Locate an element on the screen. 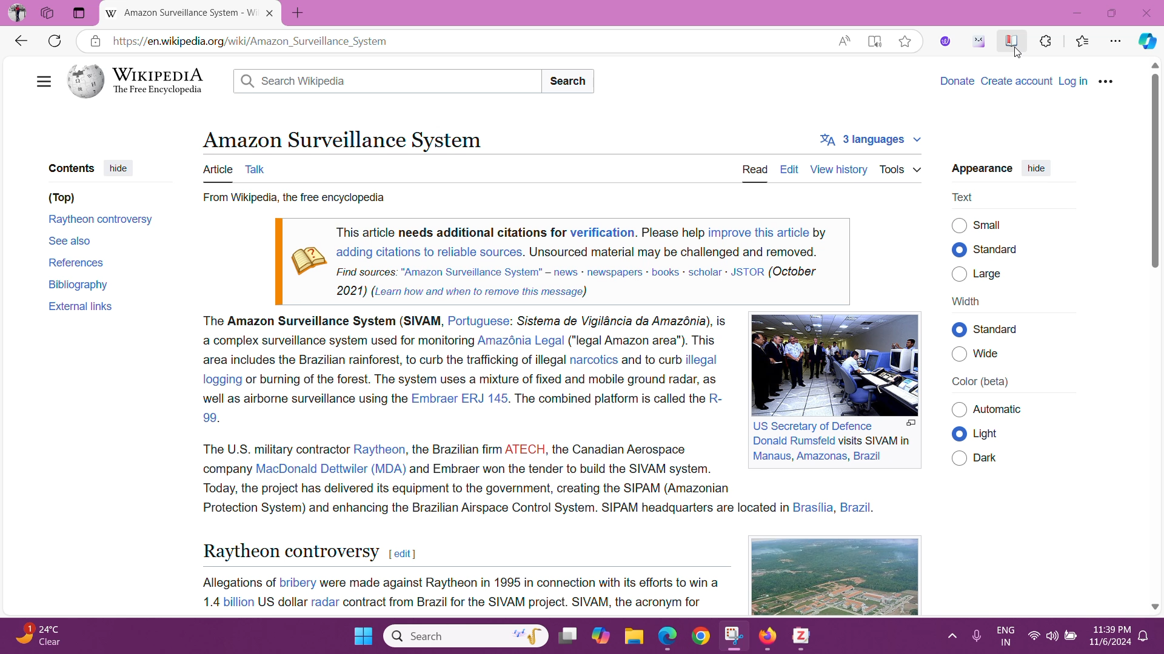  Edit is located at coordinates (789, 169).